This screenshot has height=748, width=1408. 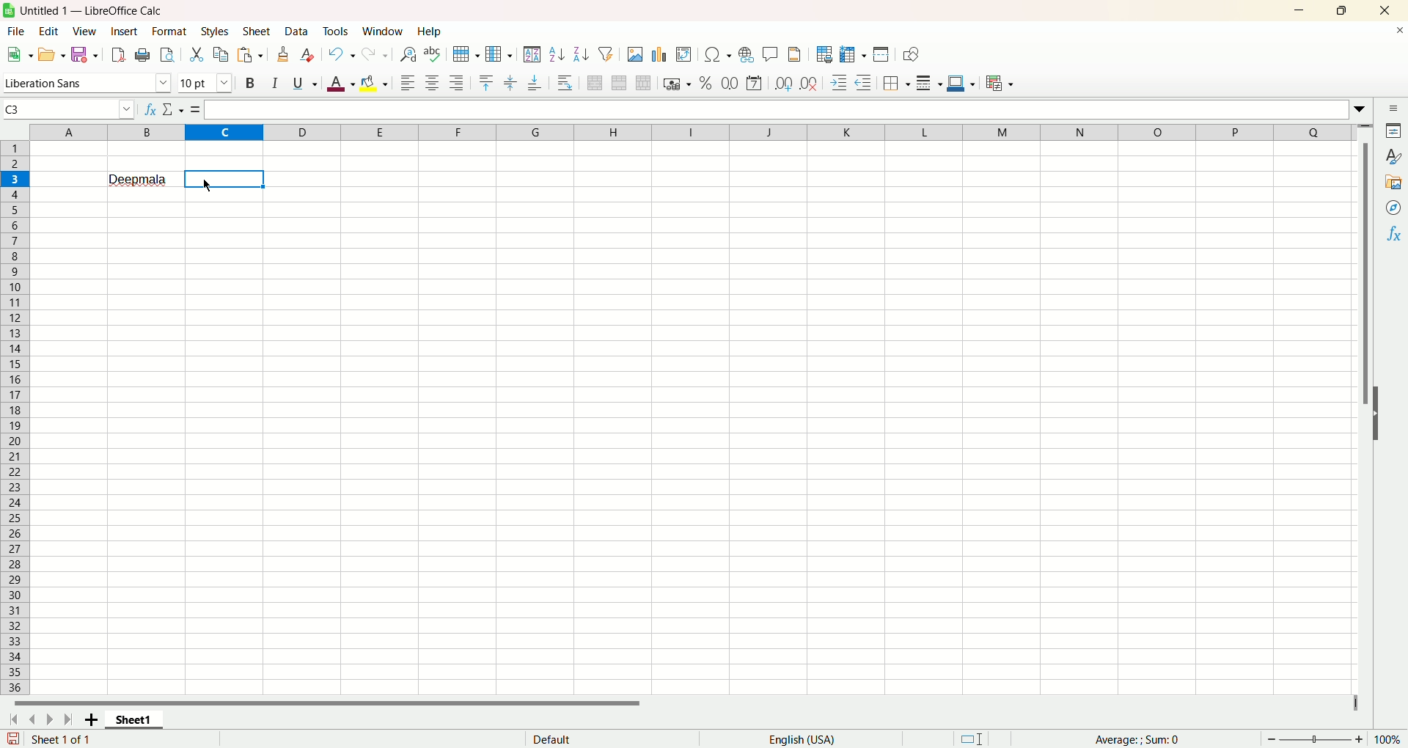 What do you see at coordinates (87, 721) in the screenshot?
I see `new sheet` at bounding box center [87, 721].